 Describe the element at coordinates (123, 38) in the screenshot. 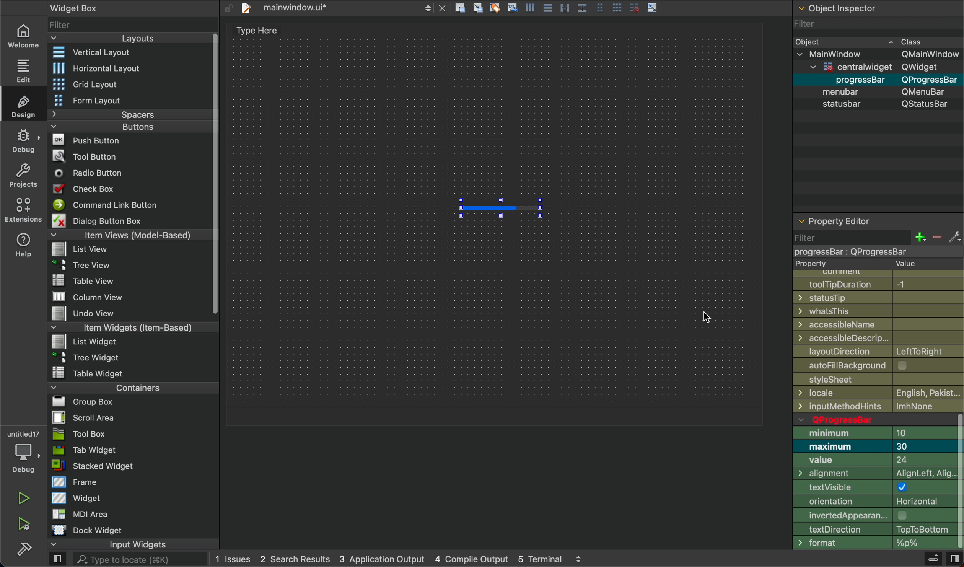

I see `Layout` at that location.